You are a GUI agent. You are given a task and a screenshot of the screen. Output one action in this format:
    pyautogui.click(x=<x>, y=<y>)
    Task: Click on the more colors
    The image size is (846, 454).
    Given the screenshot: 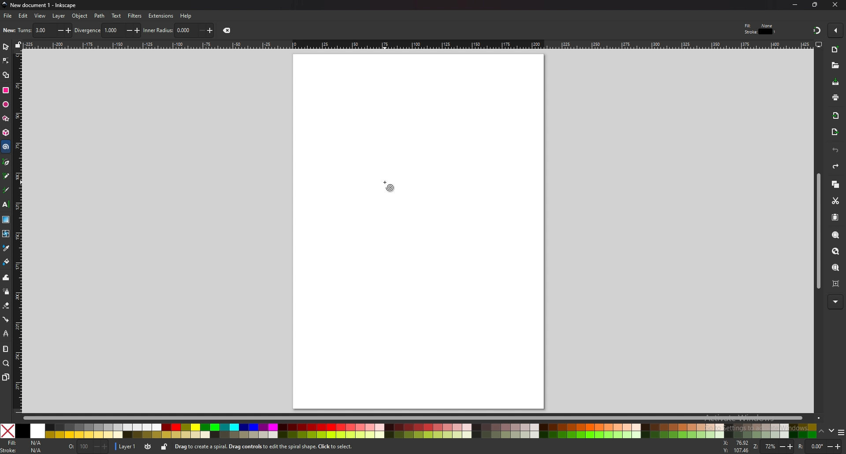 What is the action you would take?
    pyautogui.click(x=839, y=432)
    